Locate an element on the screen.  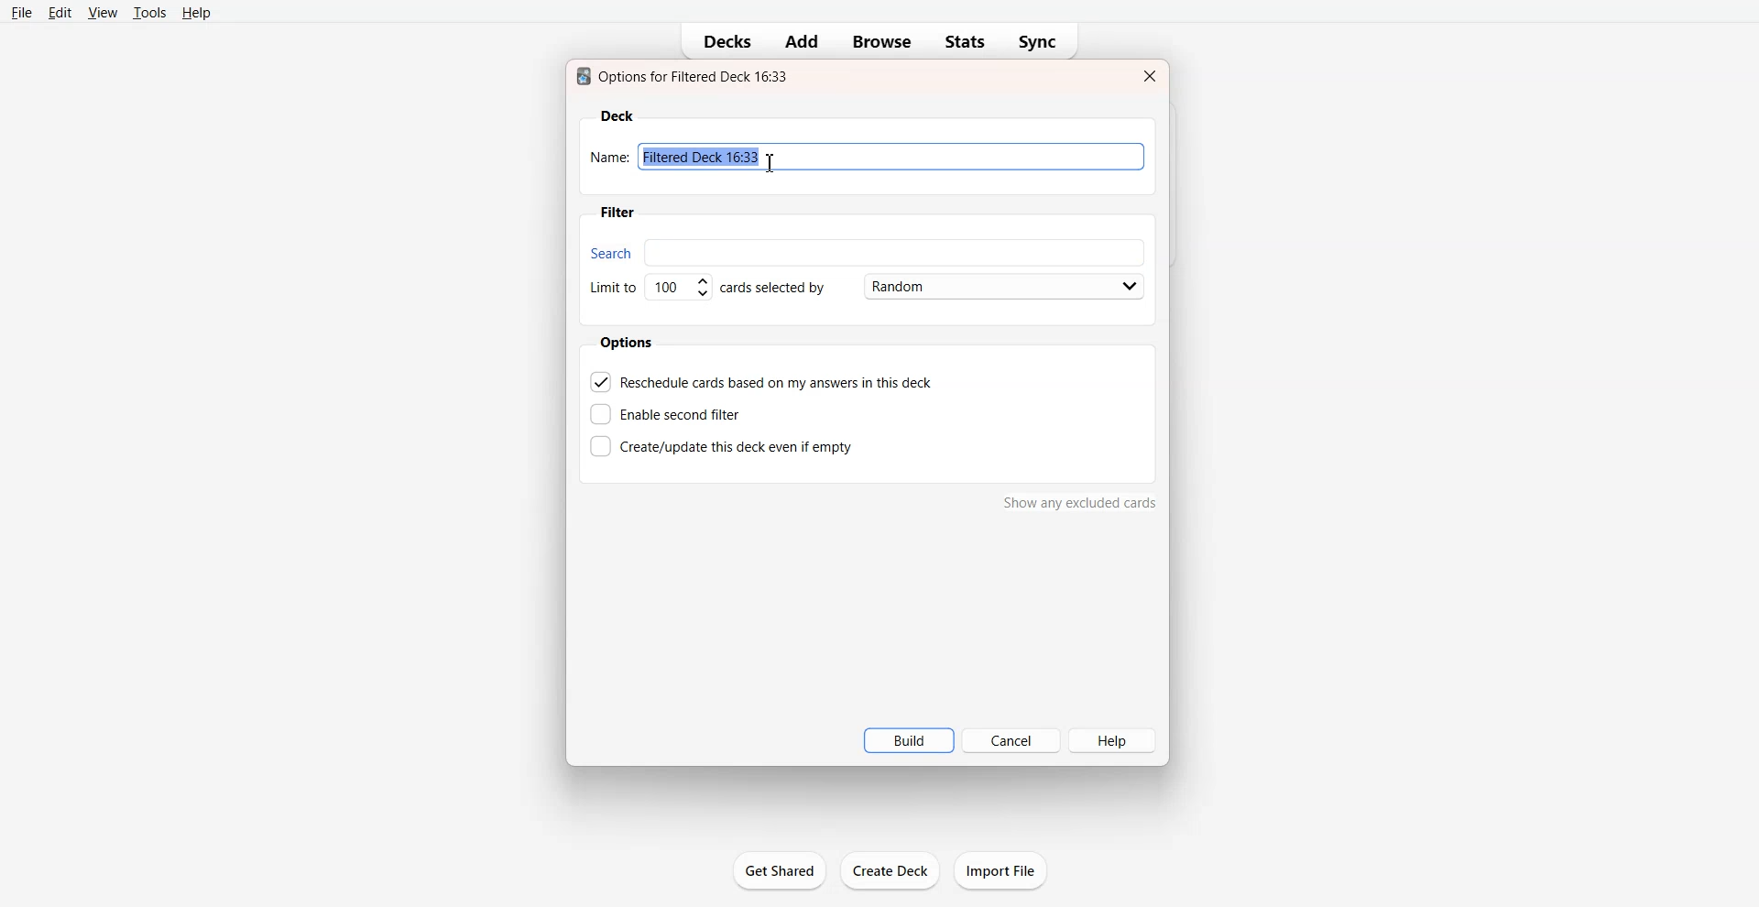
Set Limit is located at coordinates (649, 288).